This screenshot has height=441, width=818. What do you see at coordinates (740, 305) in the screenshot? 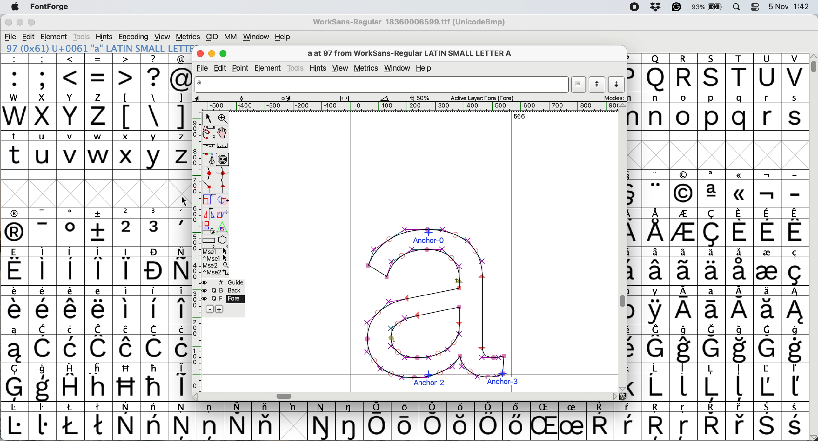
I see `symbol` at bounding box center [740, 305].